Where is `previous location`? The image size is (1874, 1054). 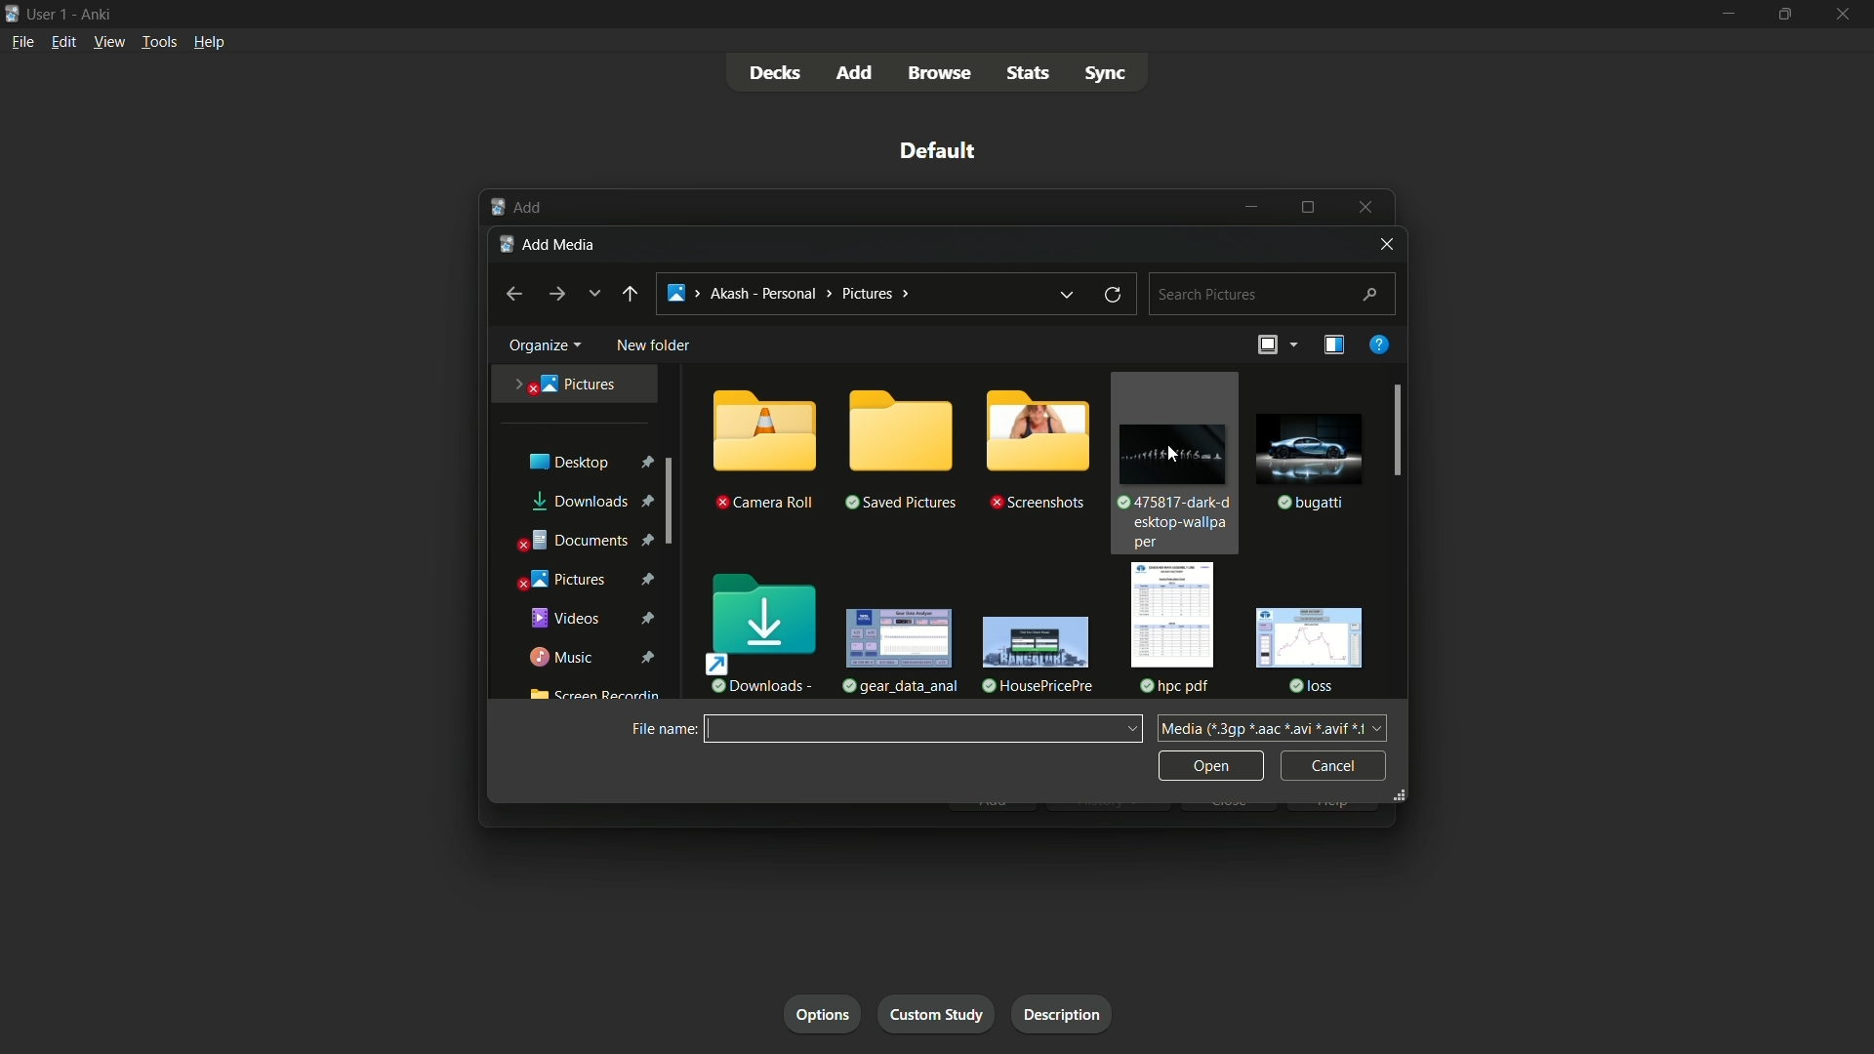
previous location is located at coordinates (1068, 293).